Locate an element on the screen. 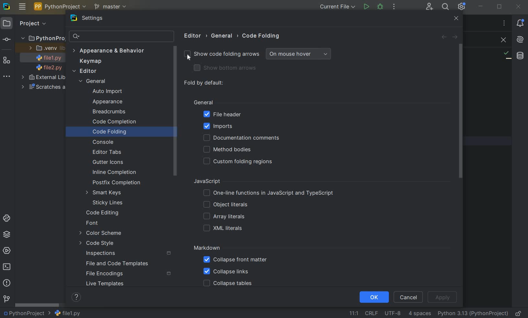  APPEARANCE is located at coordinates (114, 102).